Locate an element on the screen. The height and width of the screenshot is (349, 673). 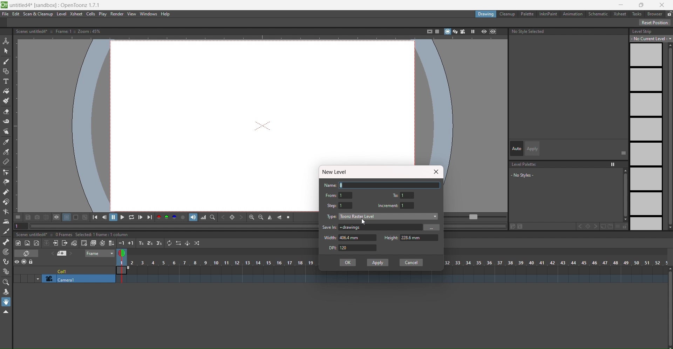
 is located at coordinates (288, 218).